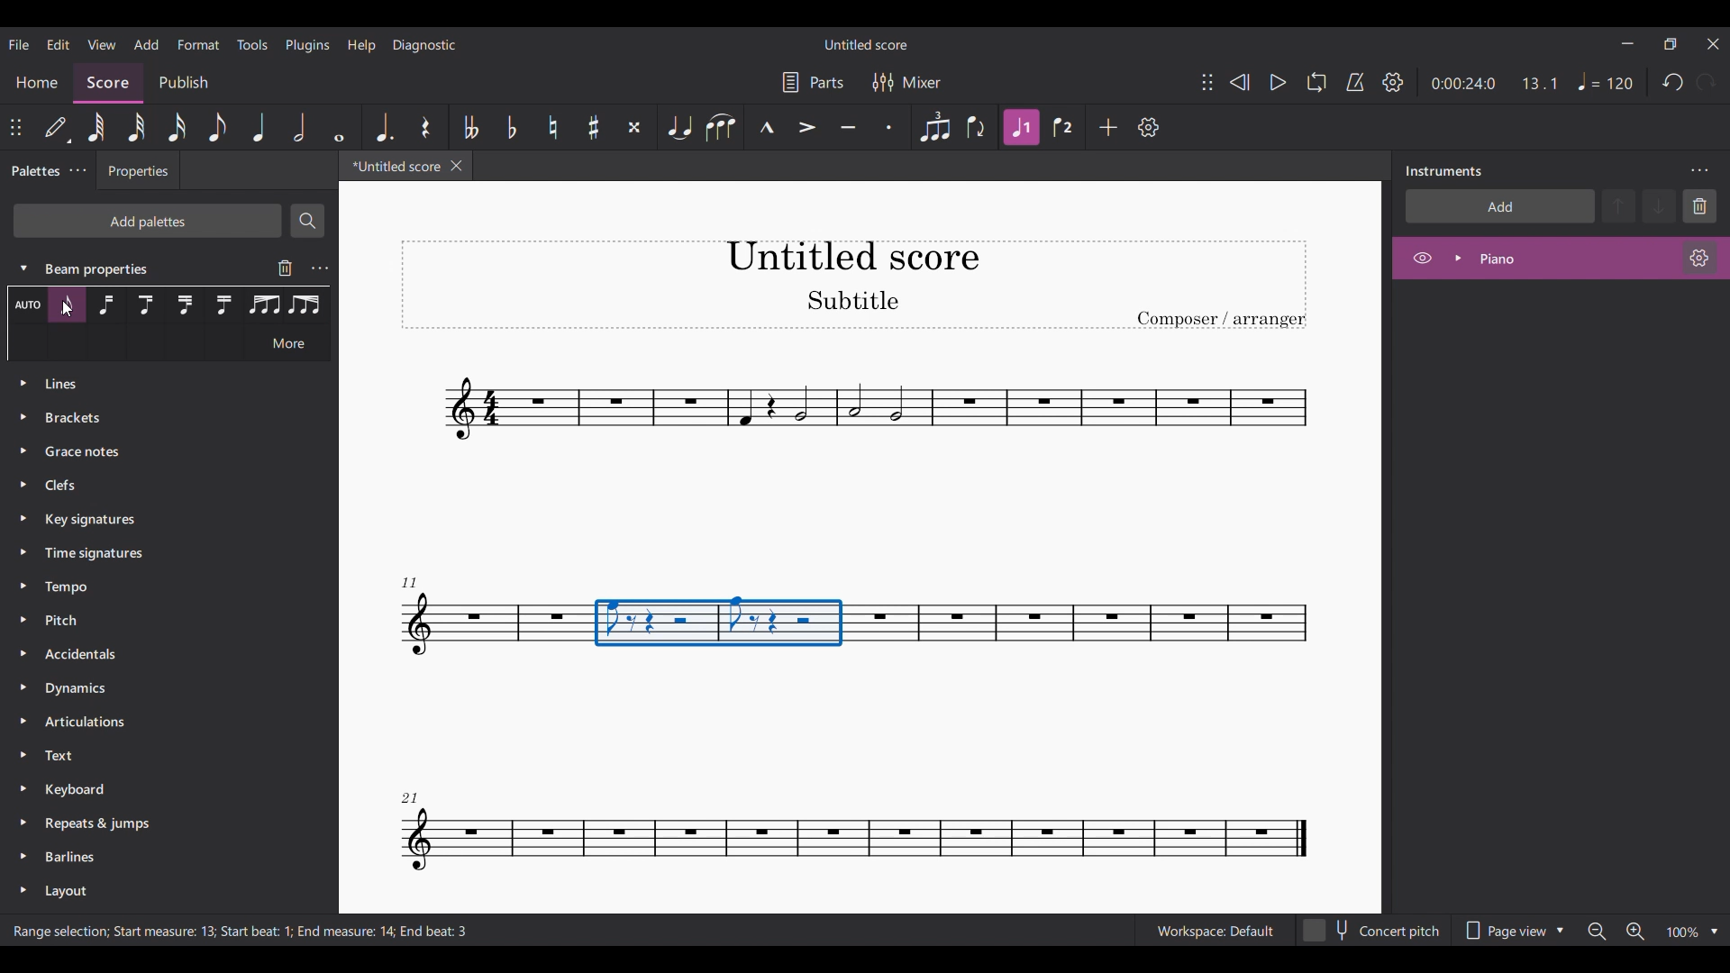 The height and width of the screenshot is (973, 1730). Describe the element at coordinates (147, 44) in the screenshot. I see `Add menu` at that location.